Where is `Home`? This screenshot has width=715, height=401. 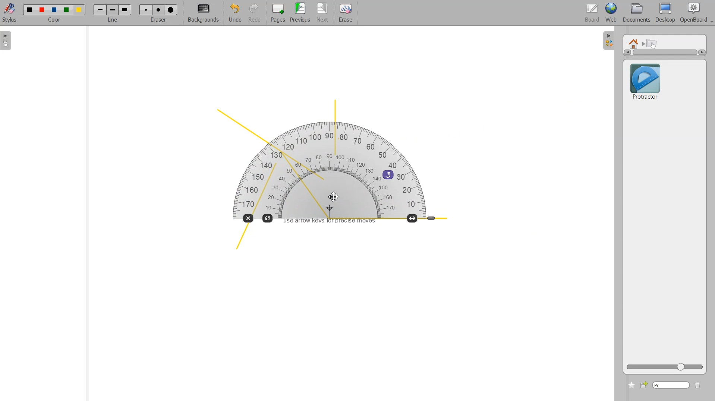 Home is located at coordinates (635, 43).